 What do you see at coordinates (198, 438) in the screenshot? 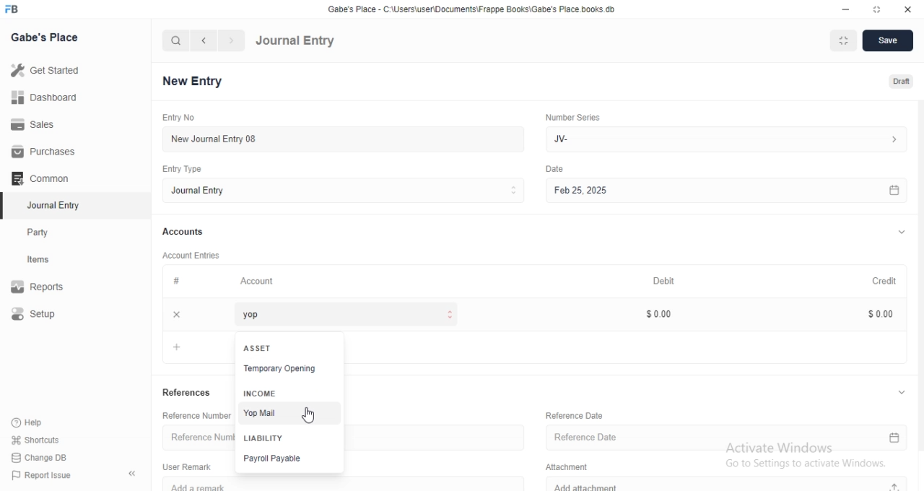
I see `Reference Number` at bounding box center [198, 438].